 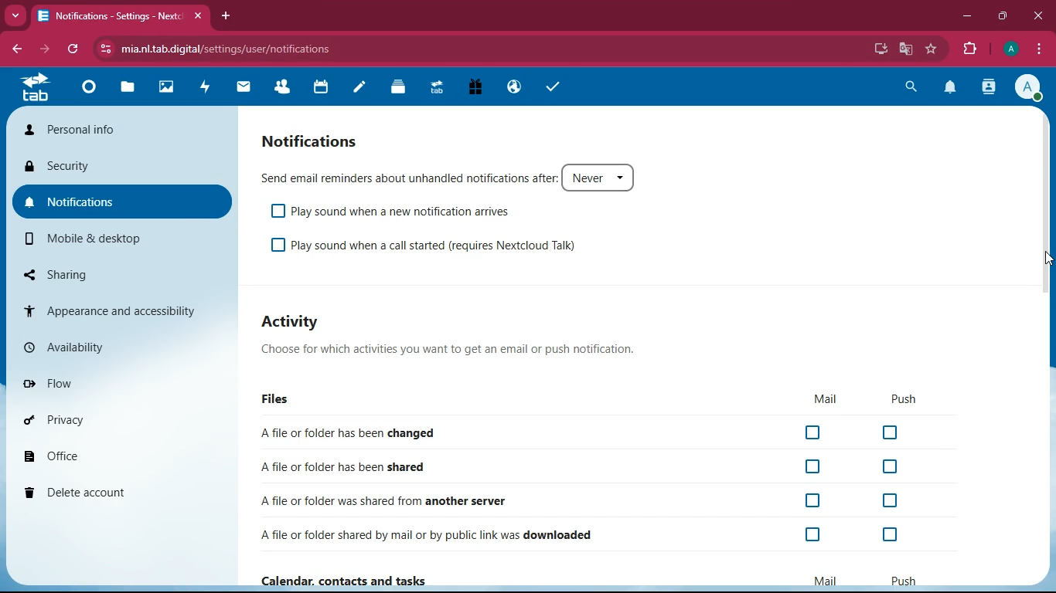 What do you see at coordinates (407, 212) in the screenshot?
I see `play sound whan a new notification arrives` at bounding box center [407, 212].